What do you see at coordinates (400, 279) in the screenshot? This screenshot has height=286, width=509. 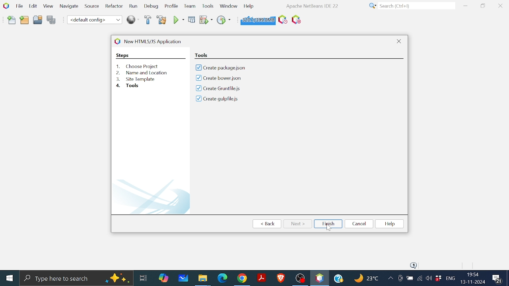 I see `Meet now` at bounding box center [400, 279].